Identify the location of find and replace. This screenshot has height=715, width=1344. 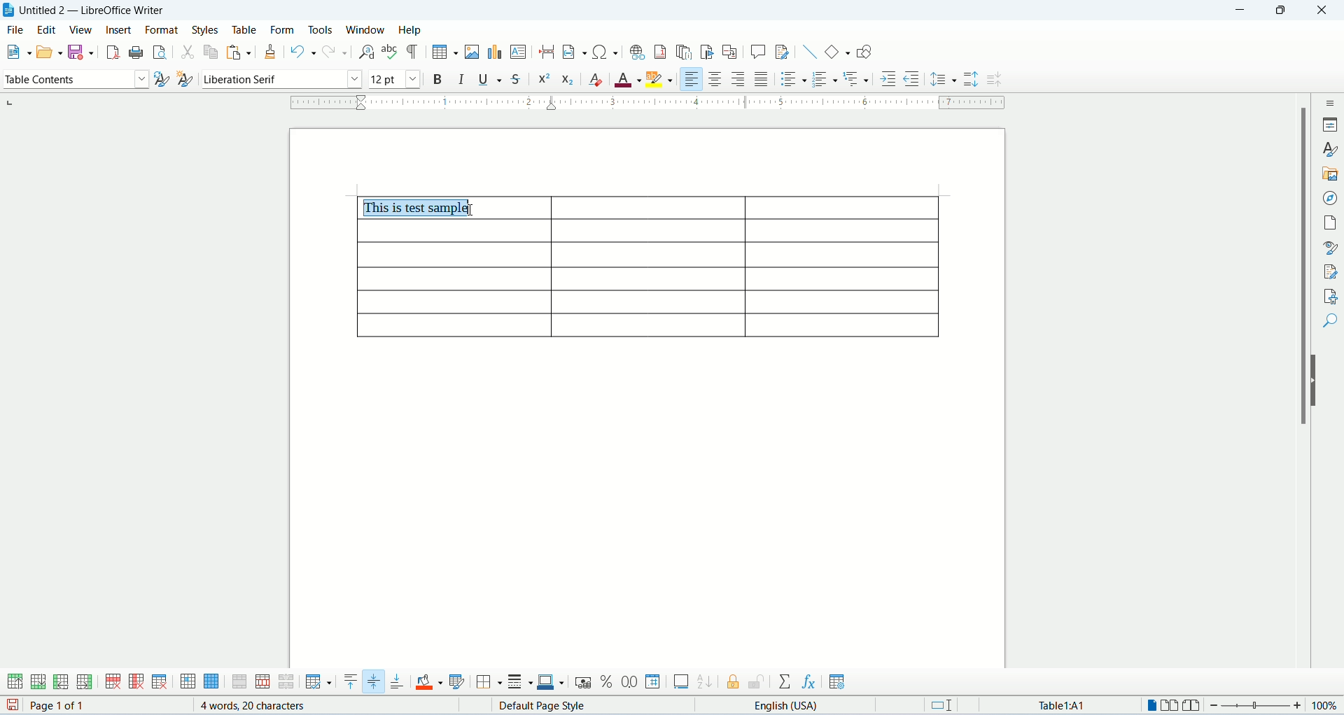
(367, 52).